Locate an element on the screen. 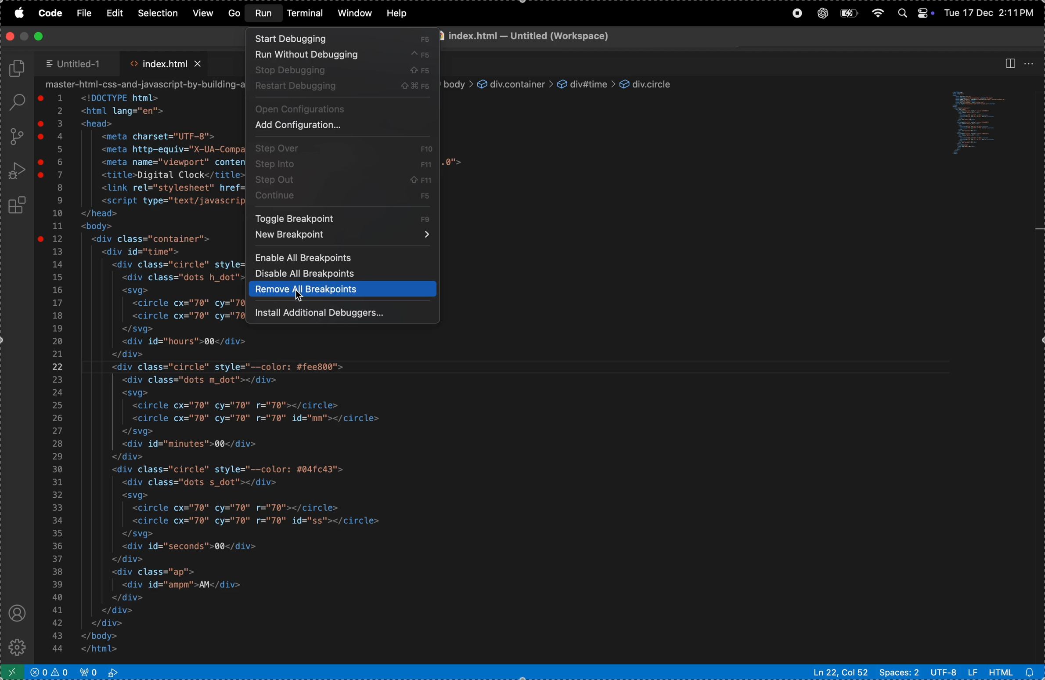 This screenshot has width=1045, height=680. enable all break point is located at coordinates (344, 257).